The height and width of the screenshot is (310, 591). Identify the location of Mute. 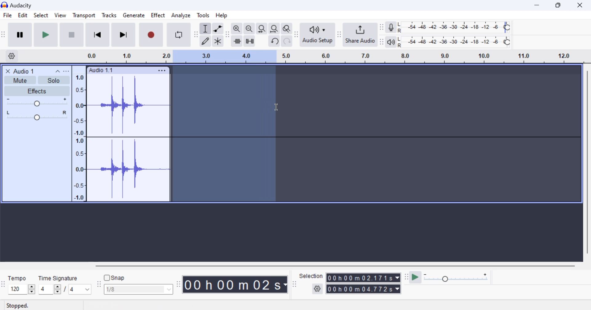
(21, 80).